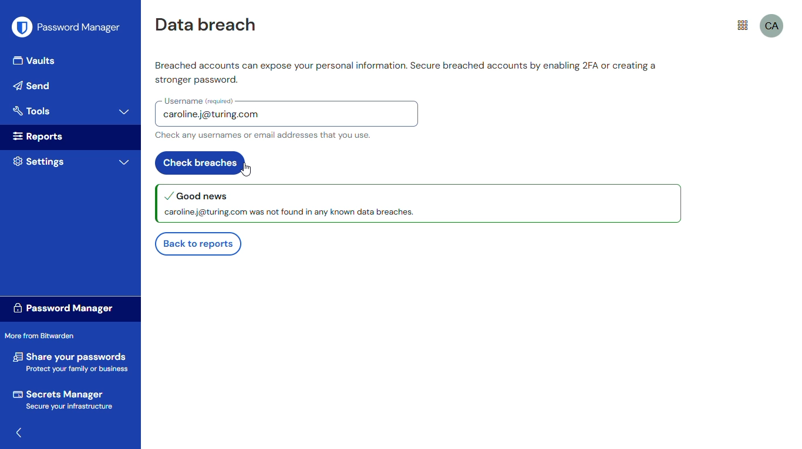  What do you see at coordinates (214, 116) in the screenshot?
I see `caroline.j@turing.com` at bounding box center [214, 116].